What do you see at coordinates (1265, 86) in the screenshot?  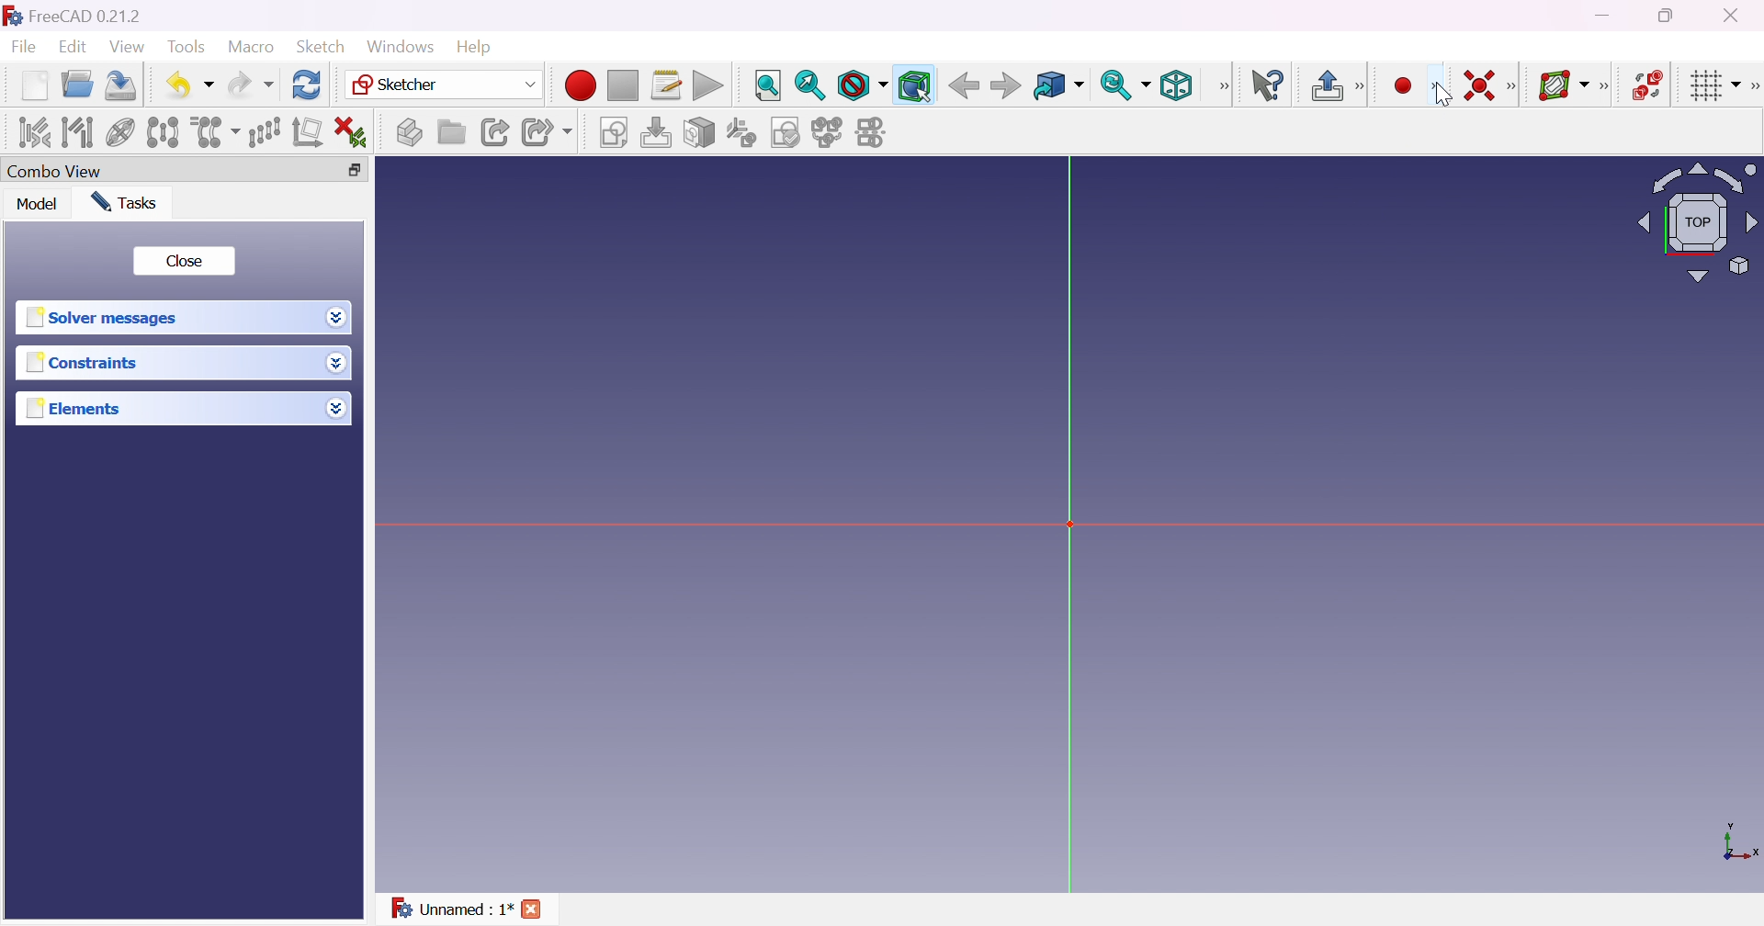 I see `What's this?` at bounding box center [1265, 86].